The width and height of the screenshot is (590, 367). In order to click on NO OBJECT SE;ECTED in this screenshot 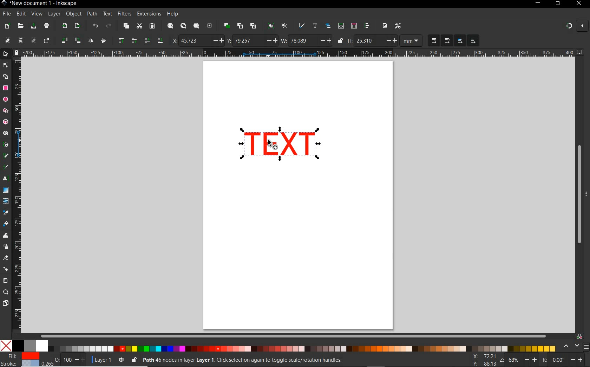, I will do `click(267, 361)`.